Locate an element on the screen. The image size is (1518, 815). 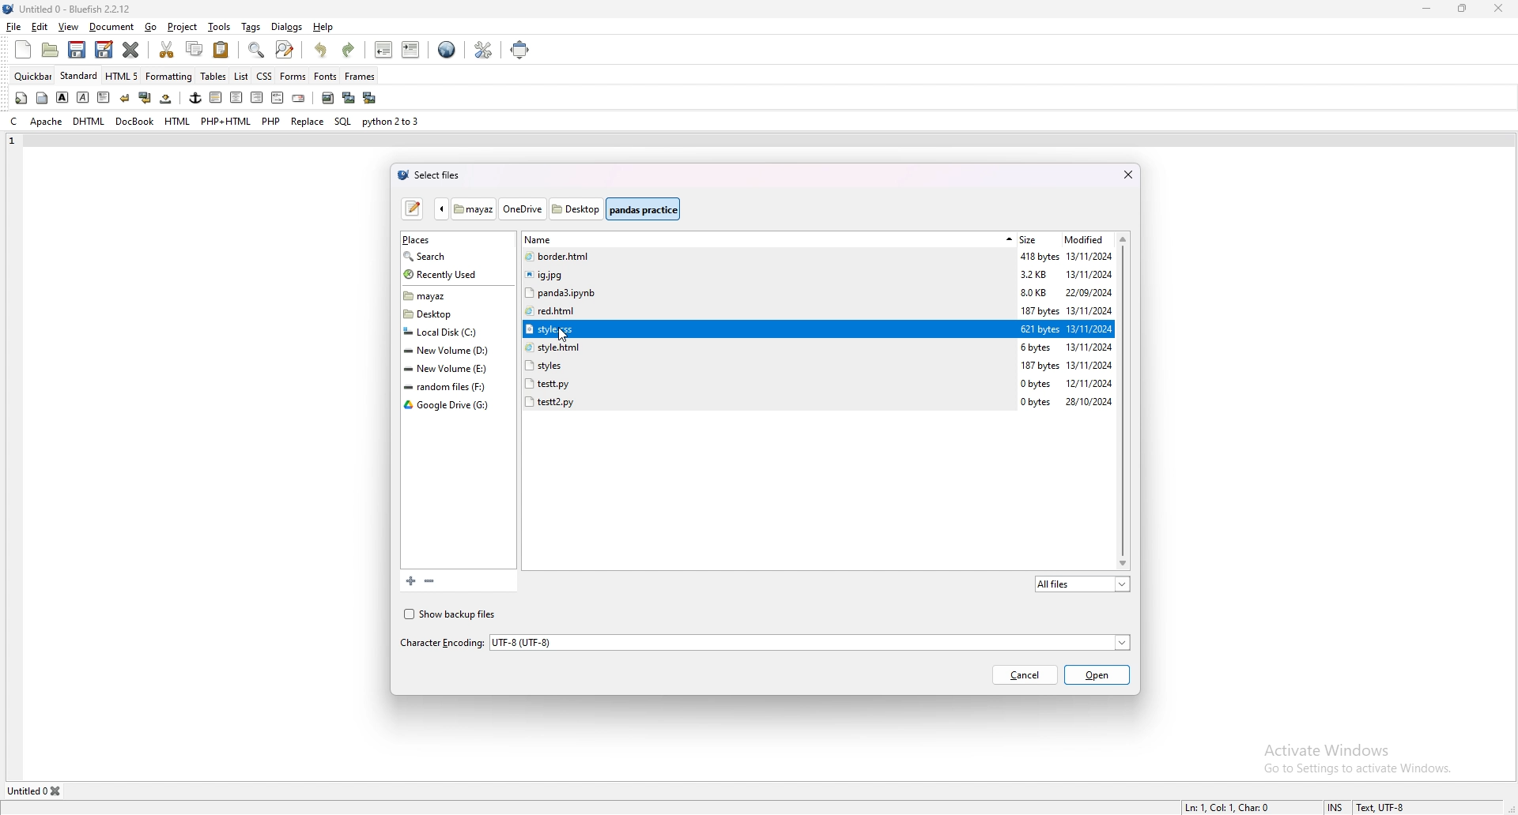
anchor is located at coordinates (195, 98).